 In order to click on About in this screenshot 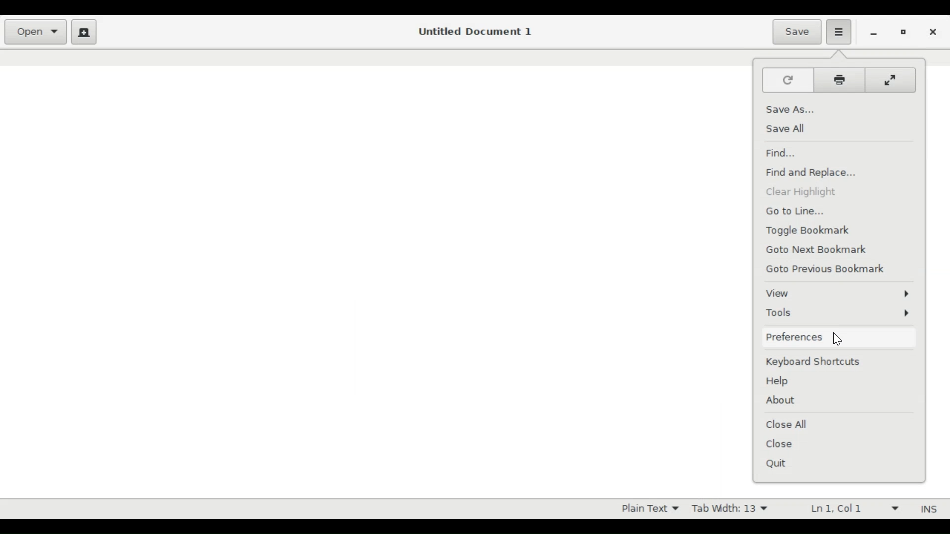, I will do `click(783, 400)`.